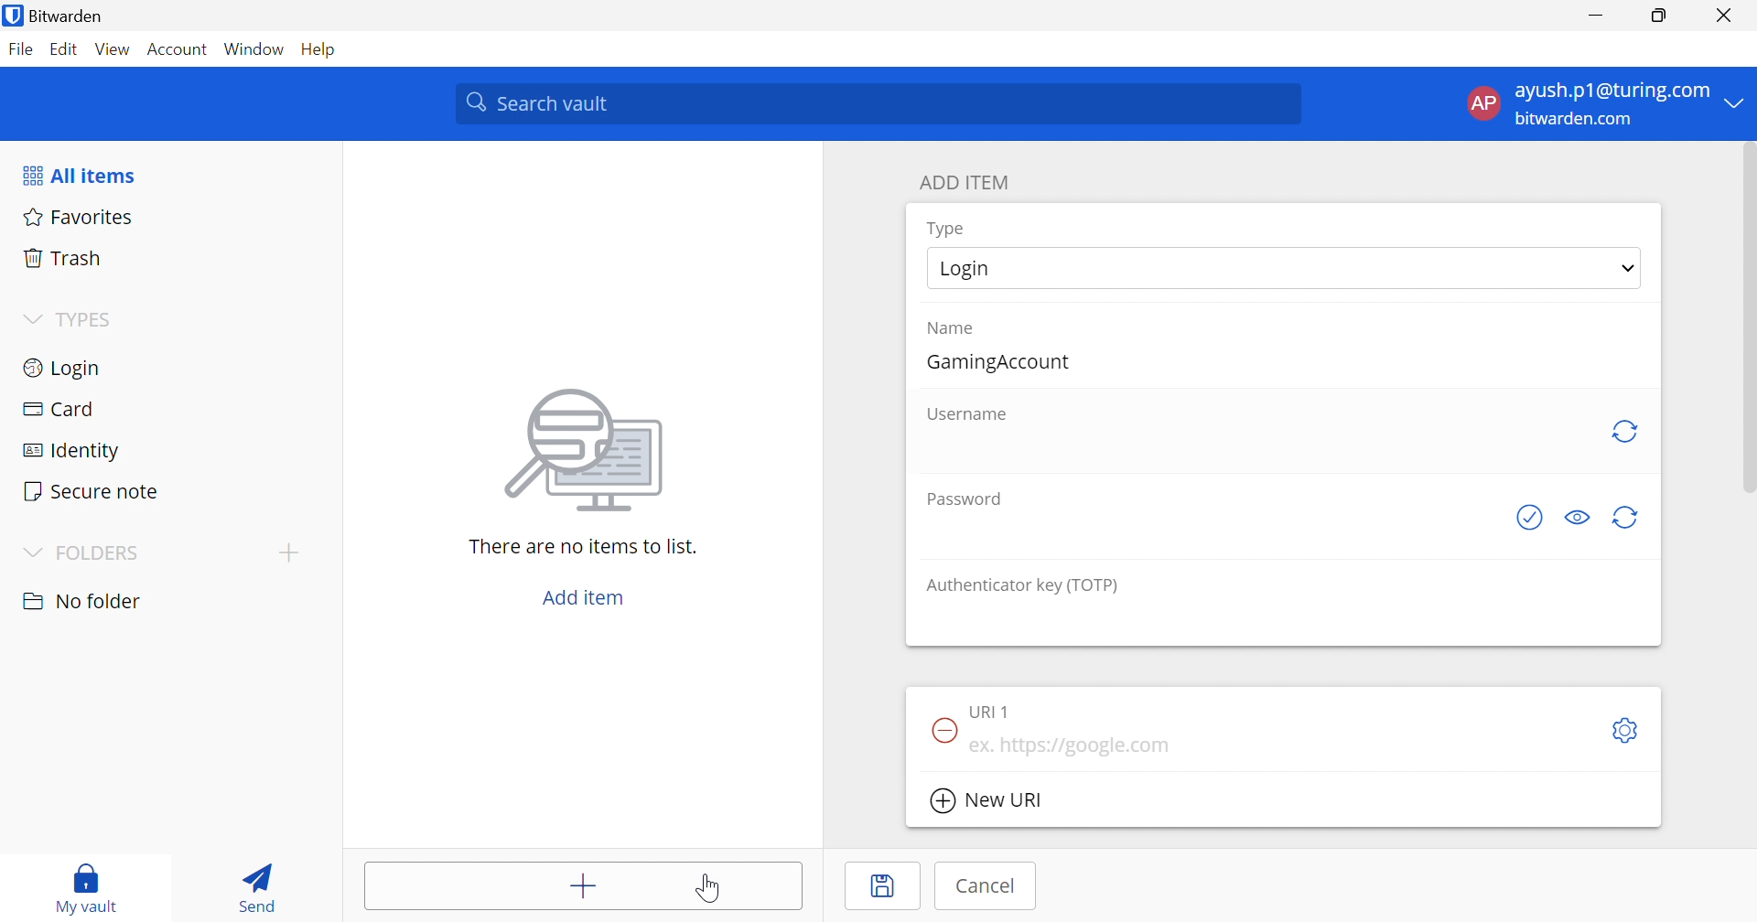 The width and height of the screenshot is (1757, 922). What do you see at coordinates (588, 449) in the screenshot?
I see `Image` at bounding box center [588, 449].